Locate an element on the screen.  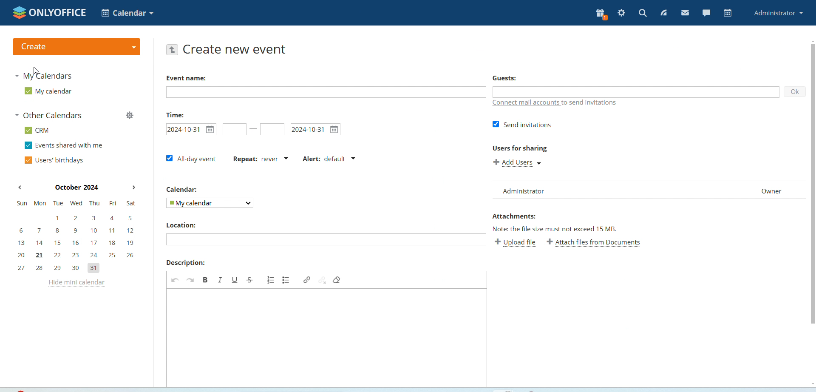
add users is located at coordinates (520, 162).